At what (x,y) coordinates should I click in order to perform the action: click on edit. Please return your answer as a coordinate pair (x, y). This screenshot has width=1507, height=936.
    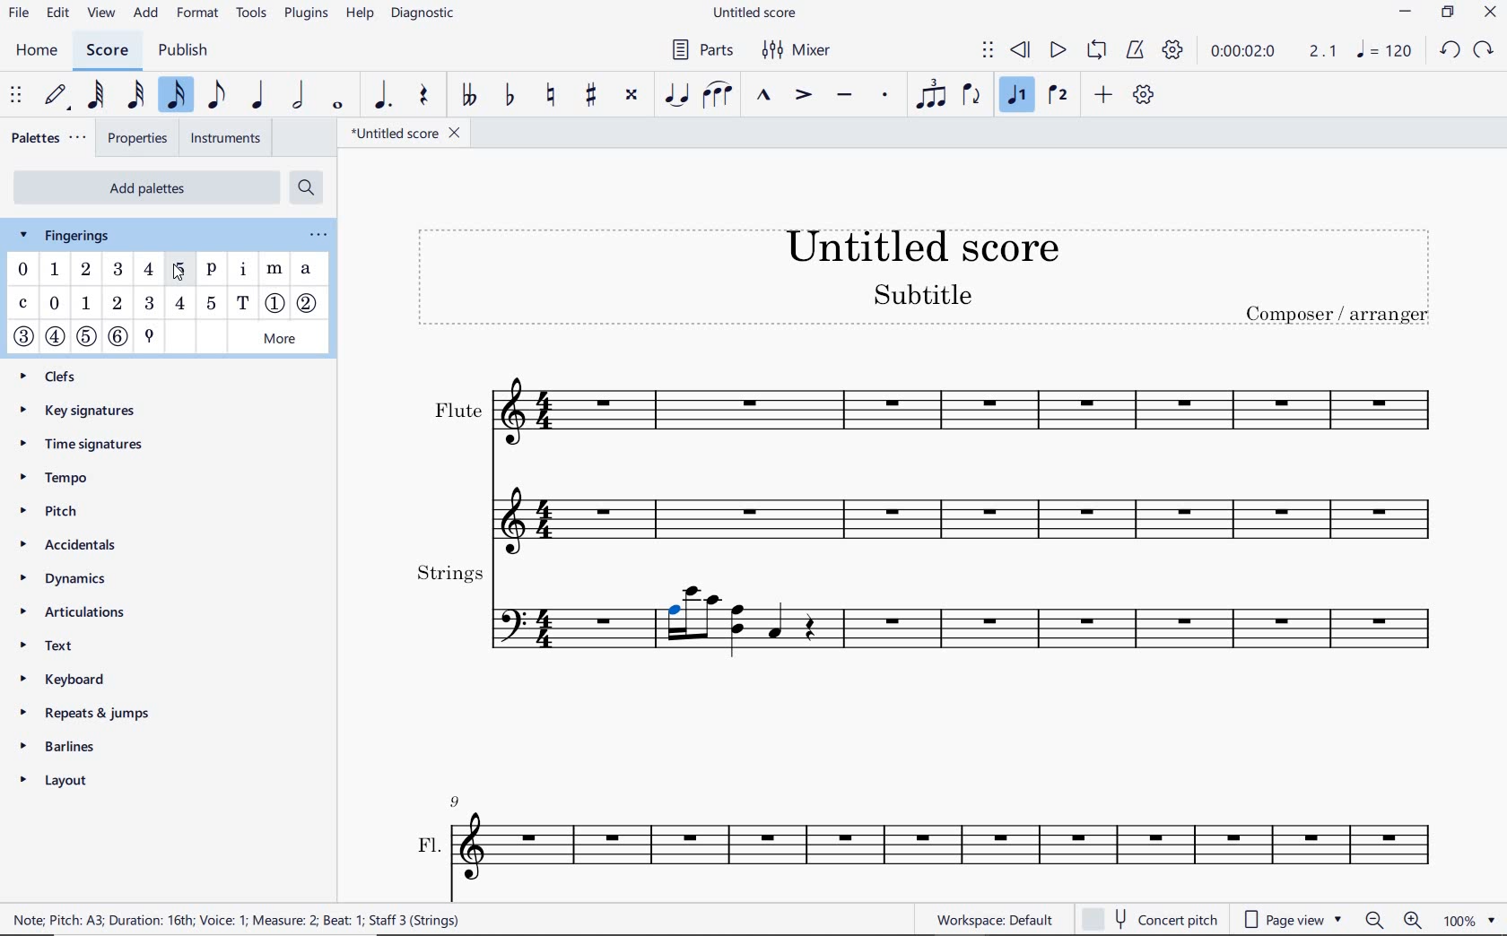
    Looking at the image, I should click on (57, 11).